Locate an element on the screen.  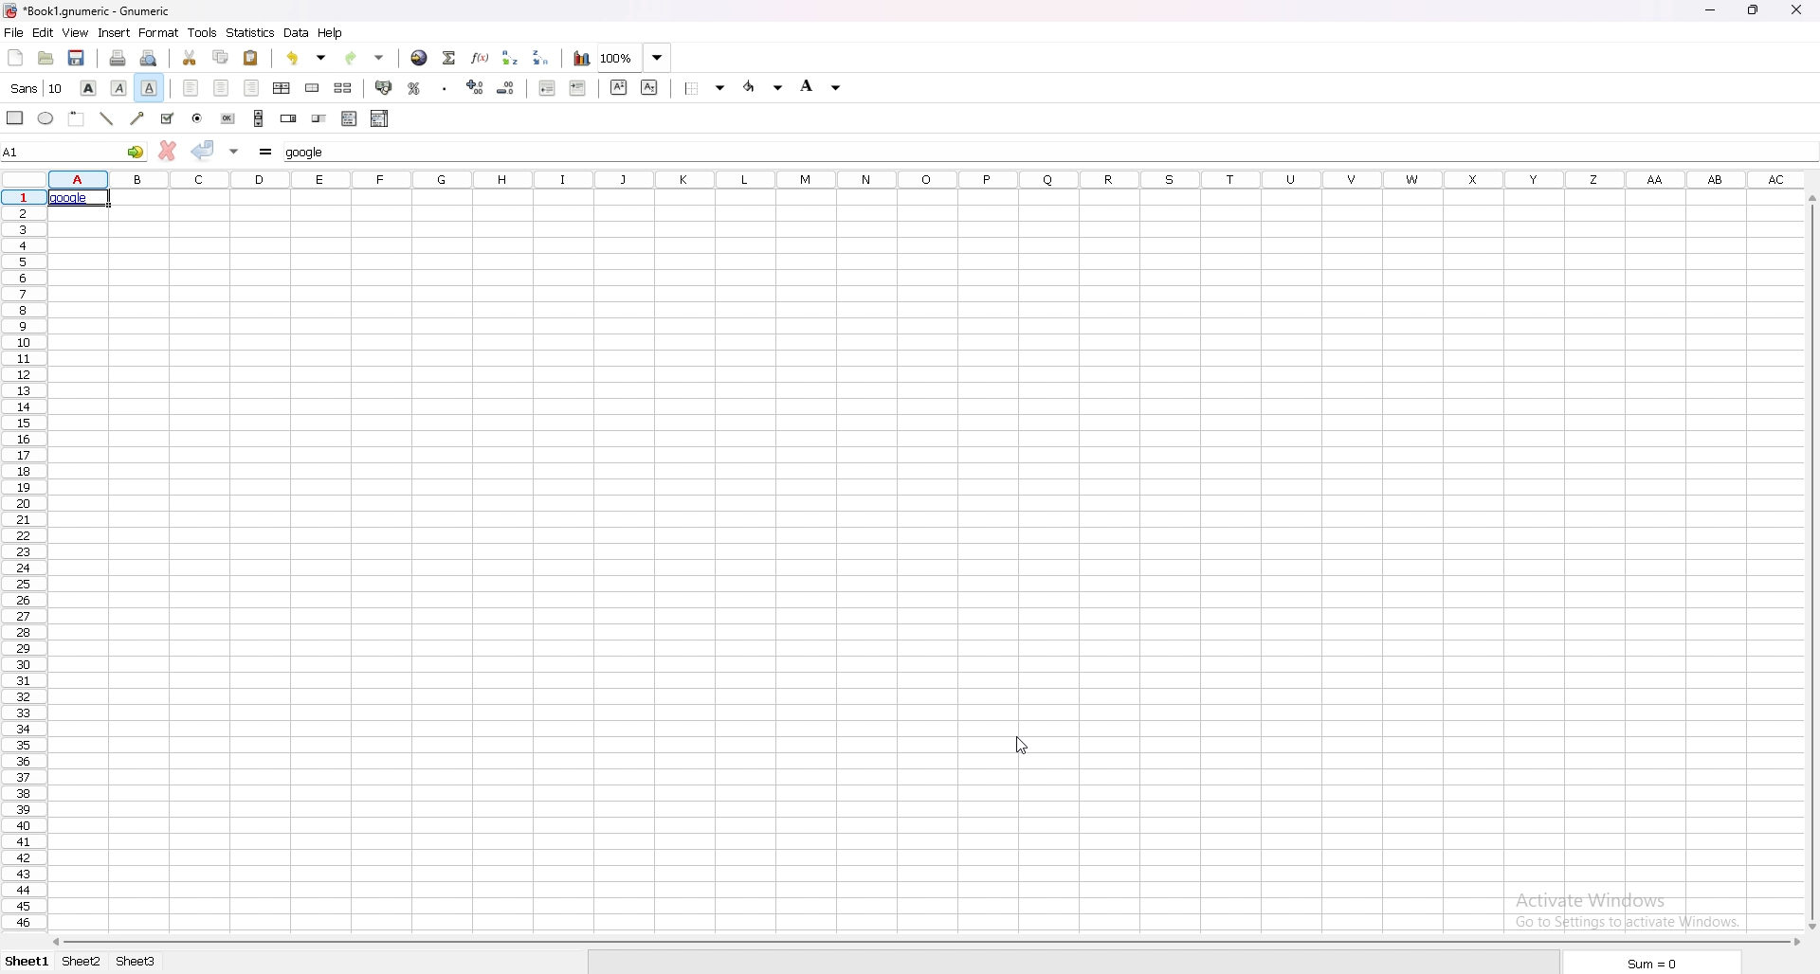
format is located at coordinates (158, 32).